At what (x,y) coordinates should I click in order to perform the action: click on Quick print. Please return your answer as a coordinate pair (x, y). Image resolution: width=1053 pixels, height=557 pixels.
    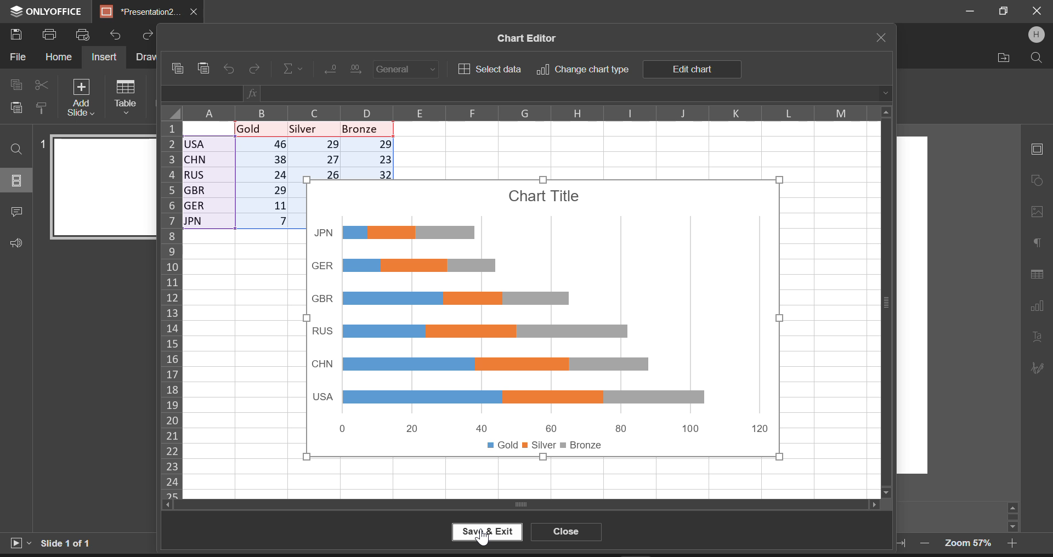
    Looking at the image, I should click on (83, 36).